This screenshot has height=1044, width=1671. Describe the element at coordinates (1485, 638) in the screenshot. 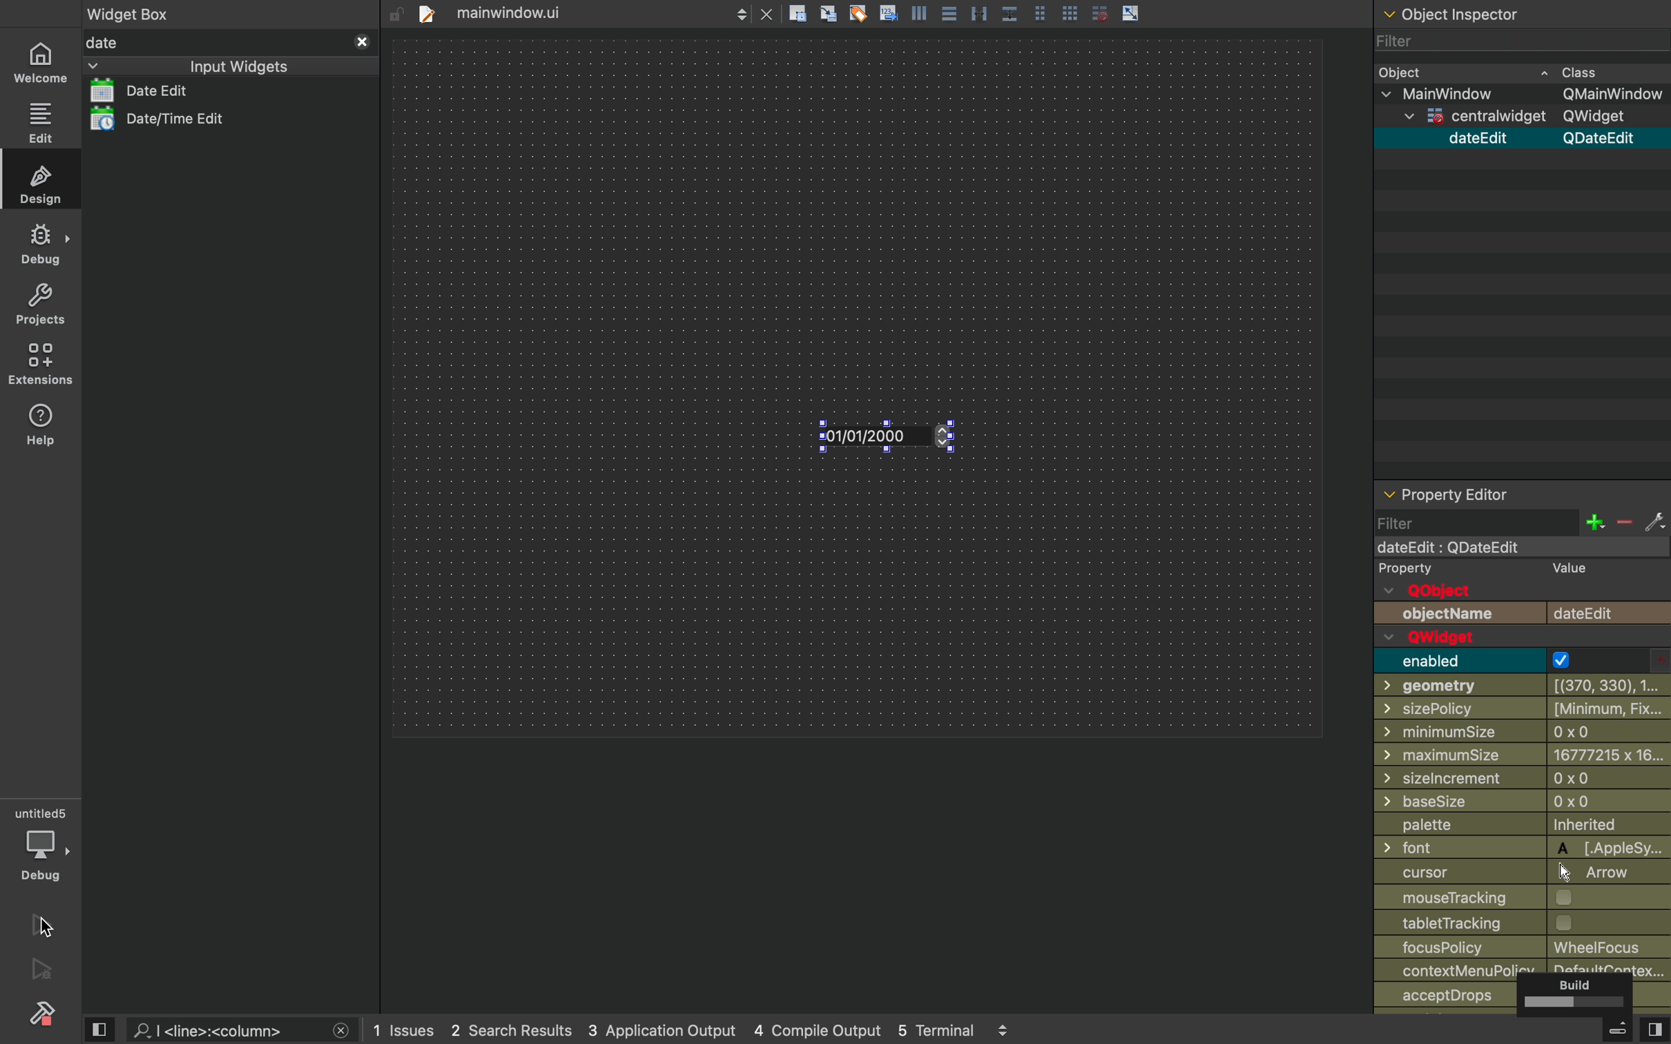

I see `q widget` at that location.